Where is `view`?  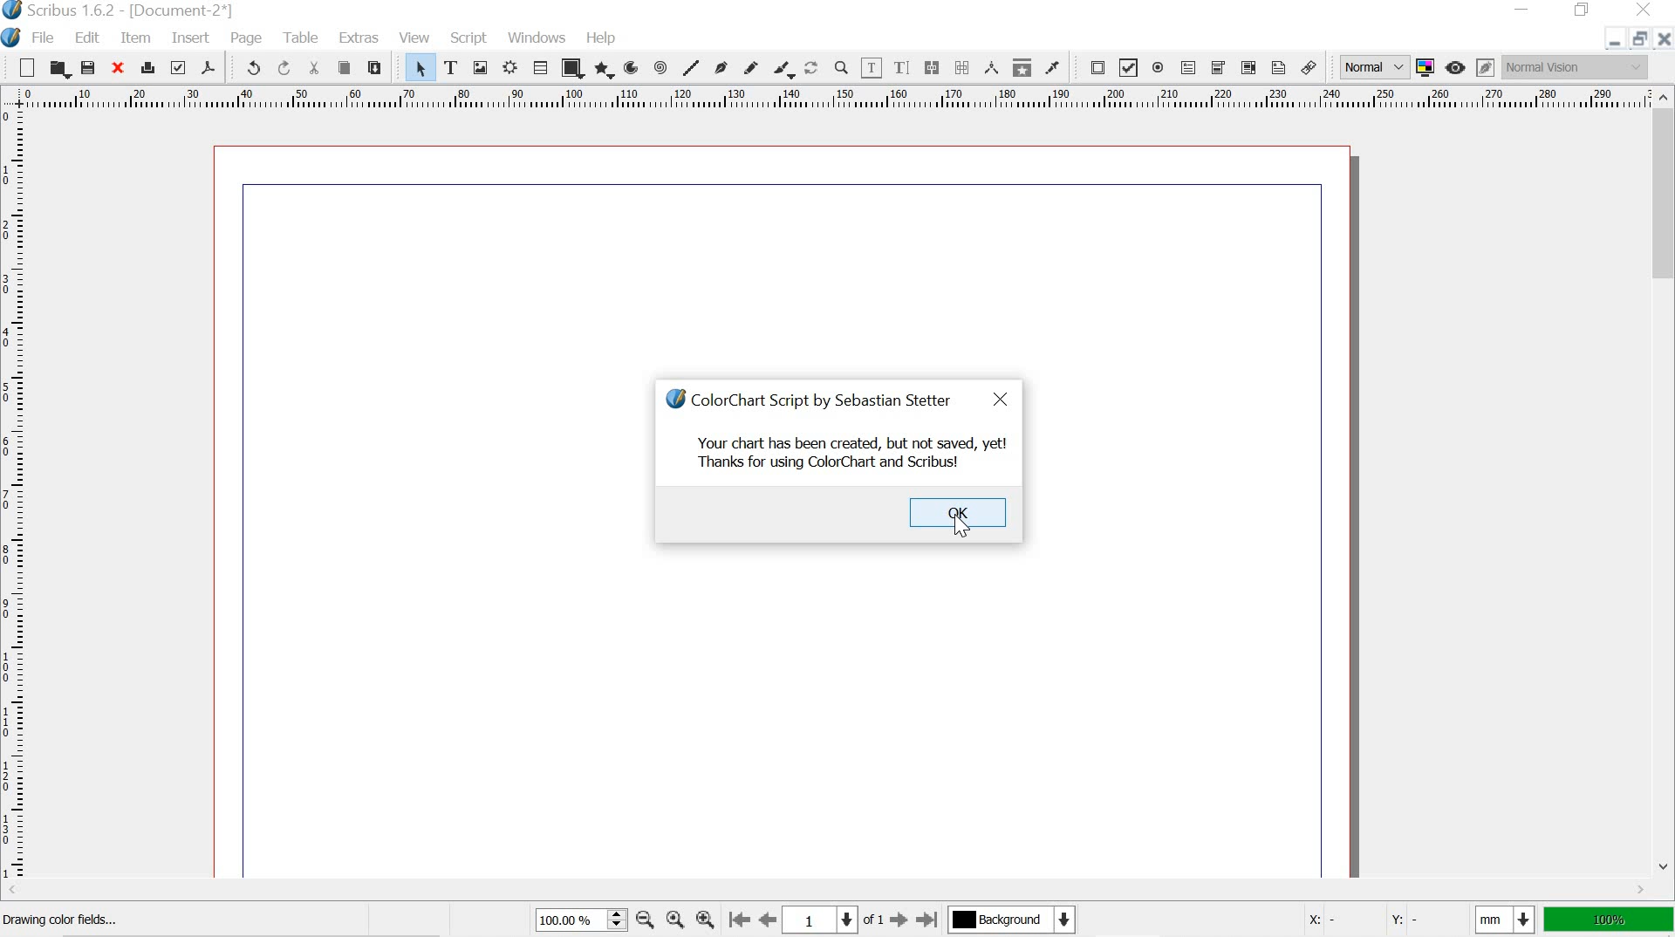 view is located at coordinates (415, 36).